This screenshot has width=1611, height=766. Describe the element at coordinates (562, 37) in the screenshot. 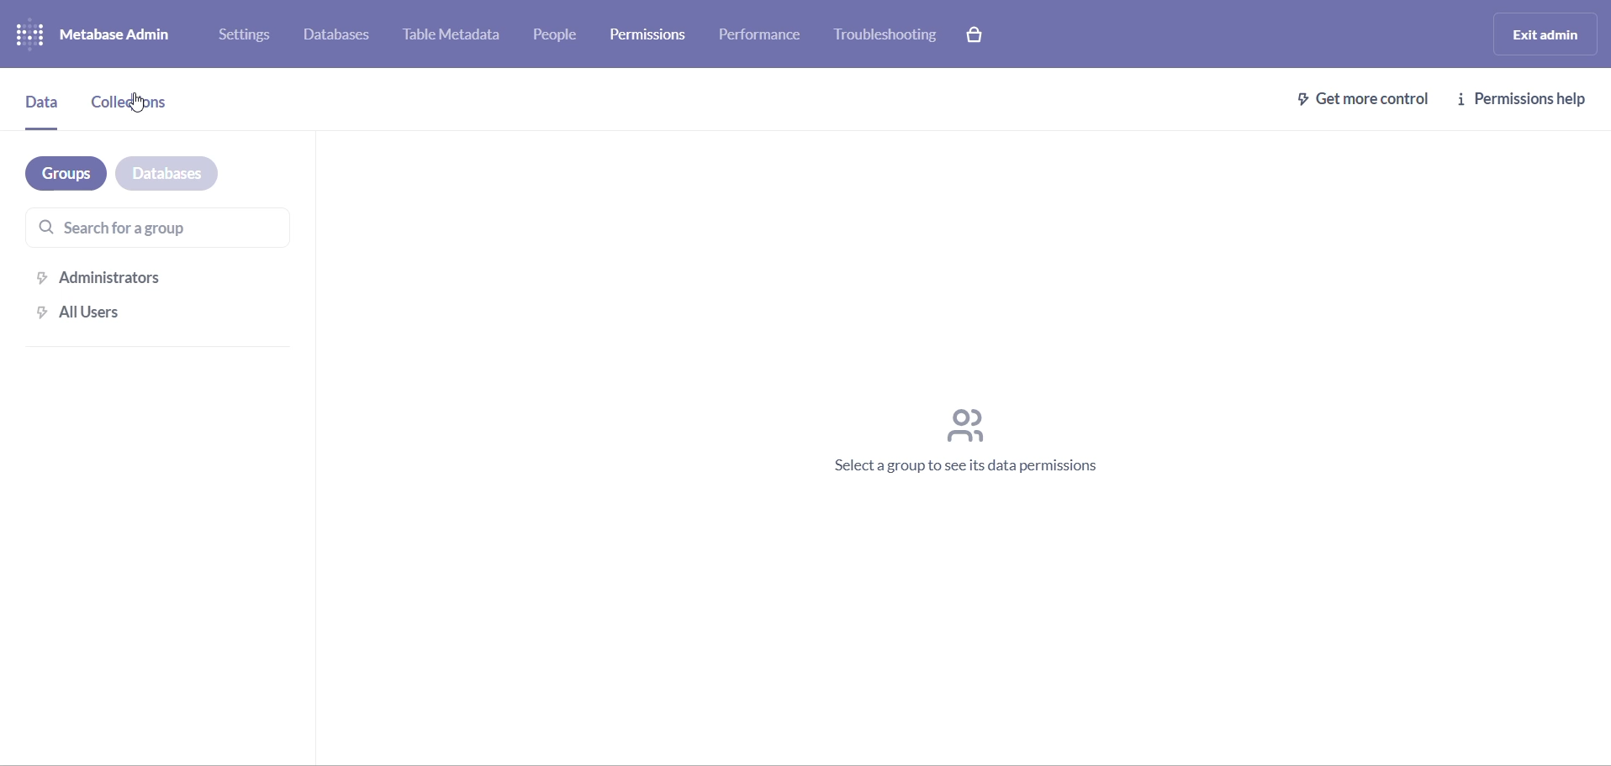

I see `people` at that location.